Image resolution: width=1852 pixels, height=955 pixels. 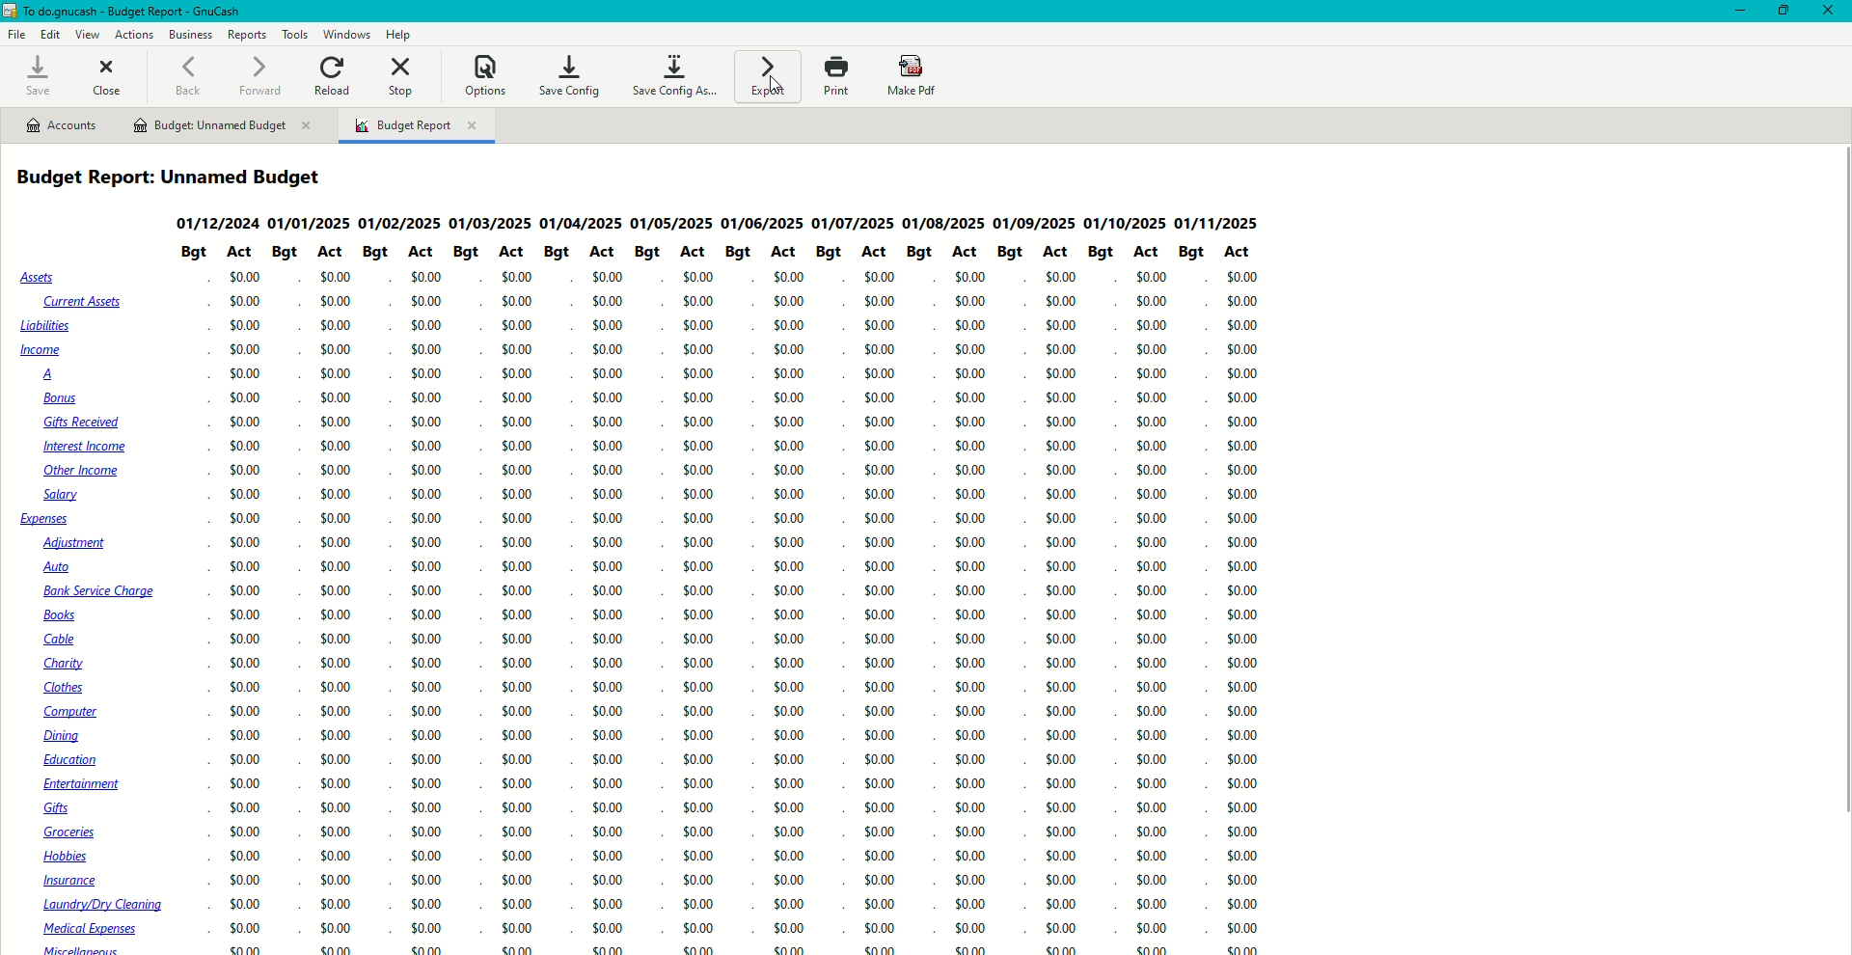 What do you see at coordinates (338, 810) in the screenshot?
I see `$0.00` at bounding box center [338, 810].